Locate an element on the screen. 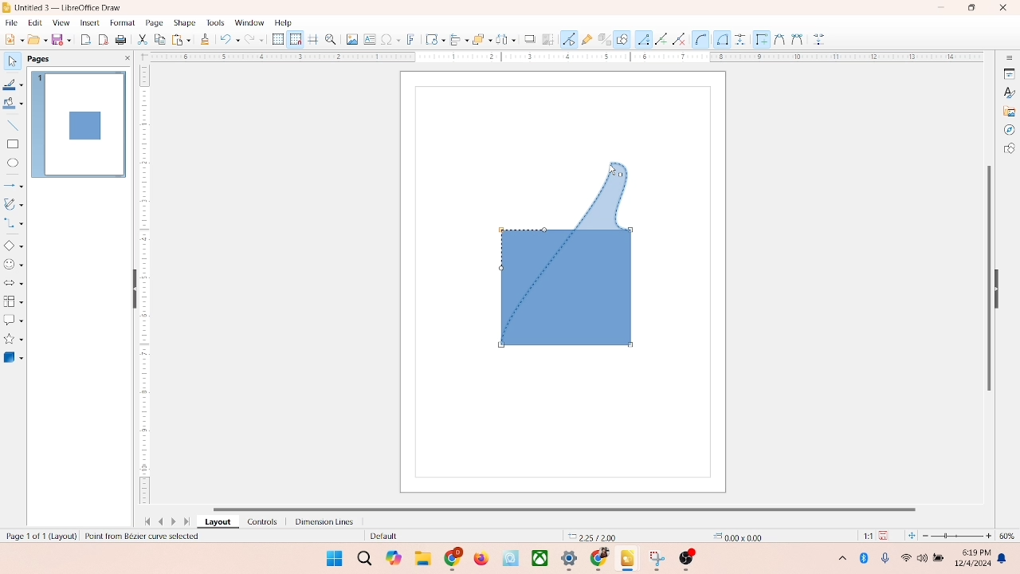 The height and width of the screenshot is (574, 1020). tools is located at coordinates (214, 22).